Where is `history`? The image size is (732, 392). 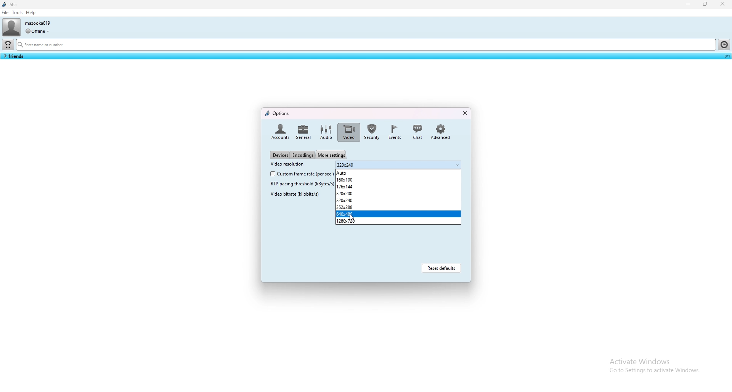 history is located at coordinates (724, 44).